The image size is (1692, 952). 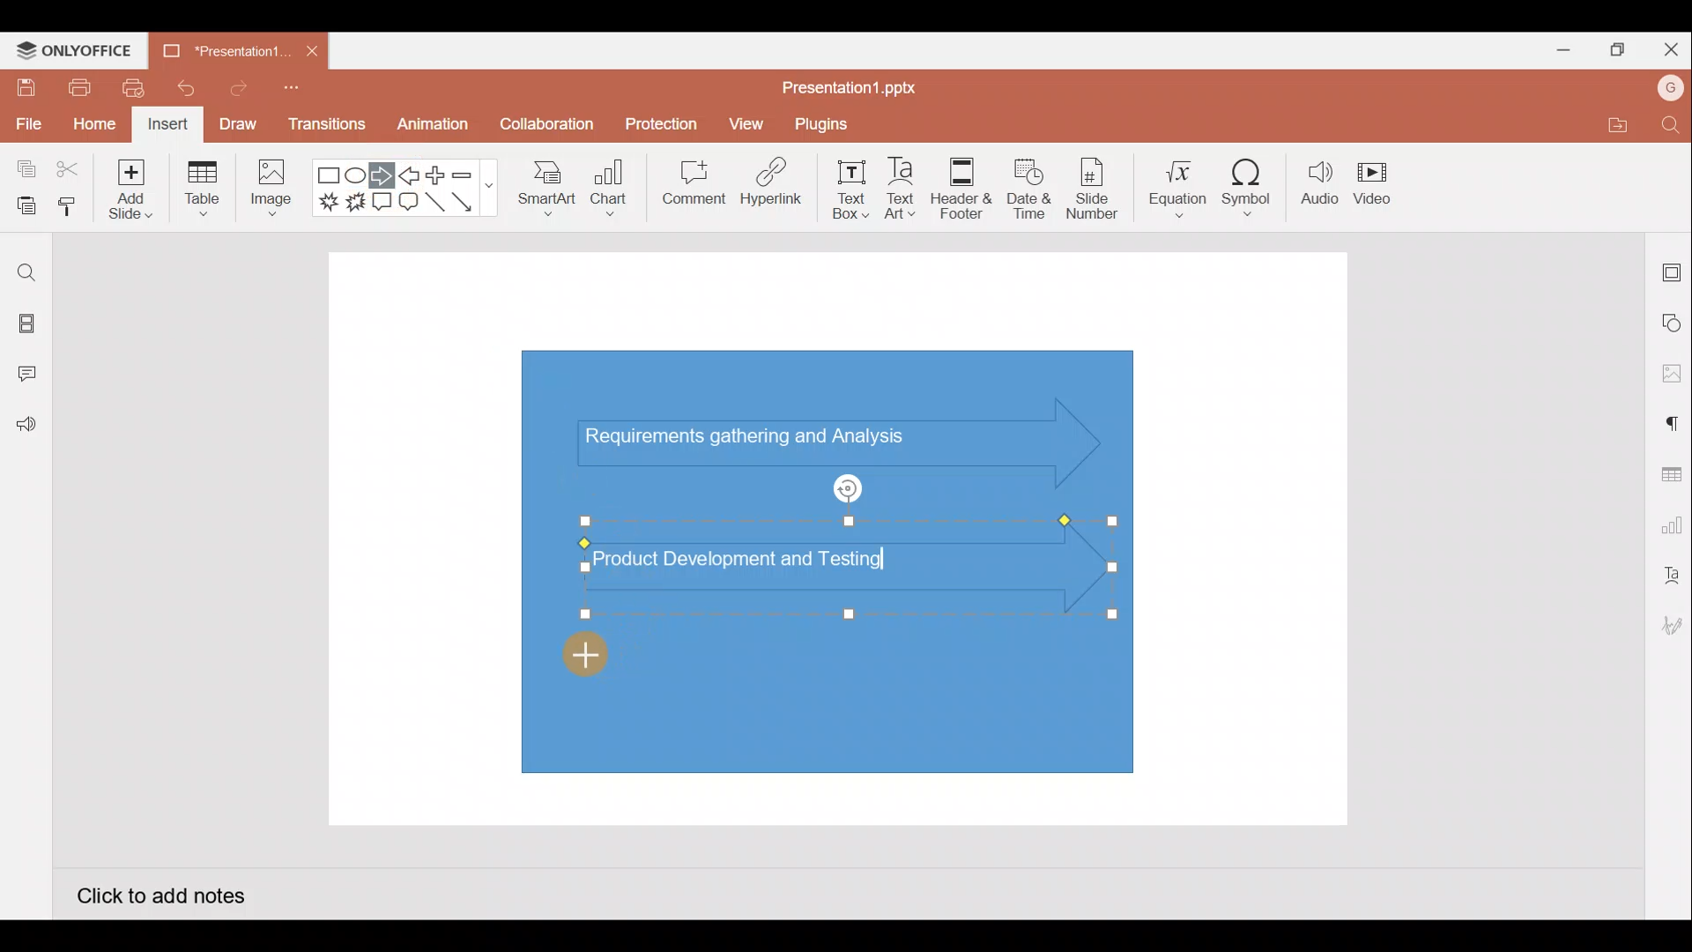 What do you see at coordinates (408, 199) in the screenshot?
I see `Rounded Rectangular callout` at bounding box center [408, 199].